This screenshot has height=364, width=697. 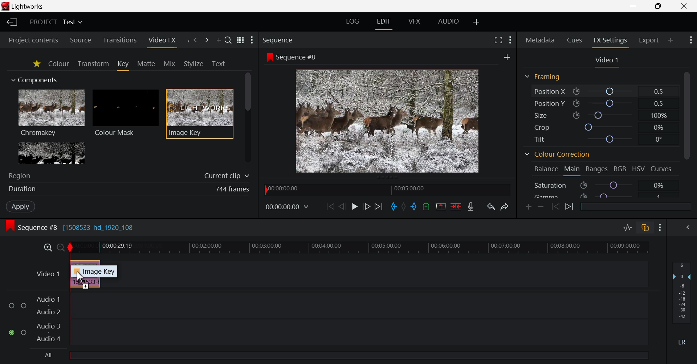 What do you see at coordinates (413, 22) in the screenshot?
I see `VFX Layout` at bounding box center [413, 22].